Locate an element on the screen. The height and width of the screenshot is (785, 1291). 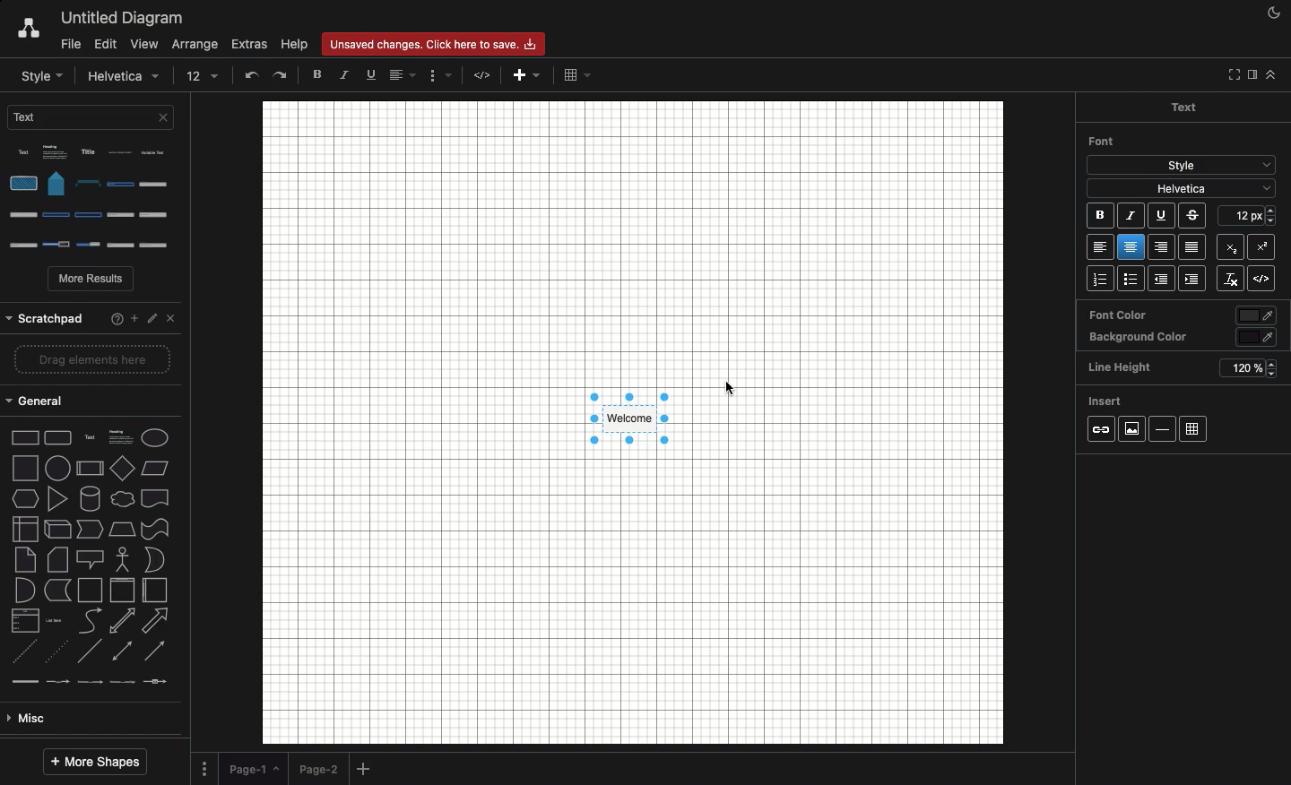
Text is located at coordinates (1196, 108).